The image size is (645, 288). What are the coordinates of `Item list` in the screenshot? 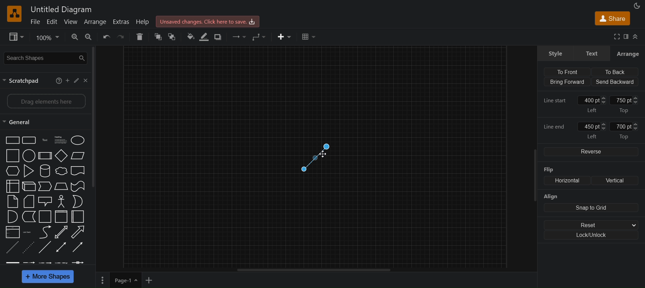 It's located at (28, 232).